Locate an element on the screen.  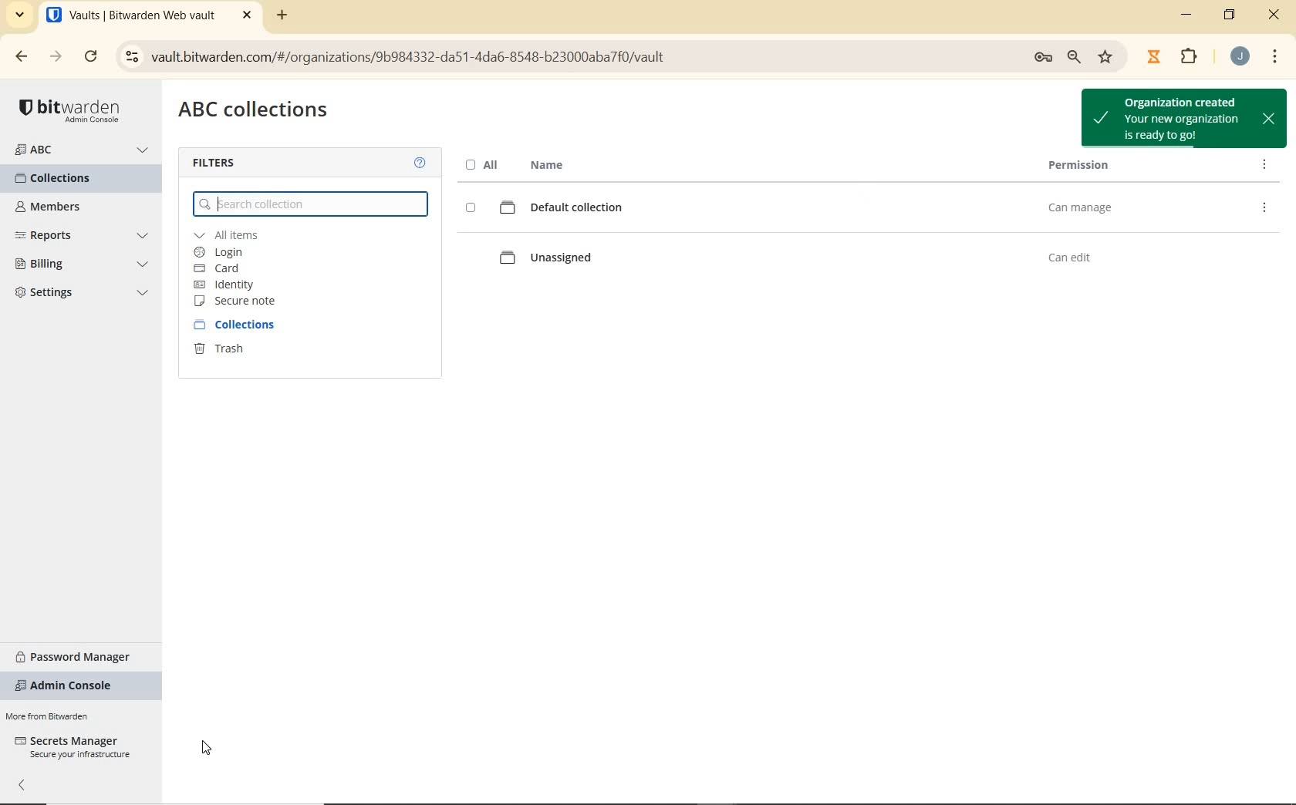
 is located at coordinates (52, 716).